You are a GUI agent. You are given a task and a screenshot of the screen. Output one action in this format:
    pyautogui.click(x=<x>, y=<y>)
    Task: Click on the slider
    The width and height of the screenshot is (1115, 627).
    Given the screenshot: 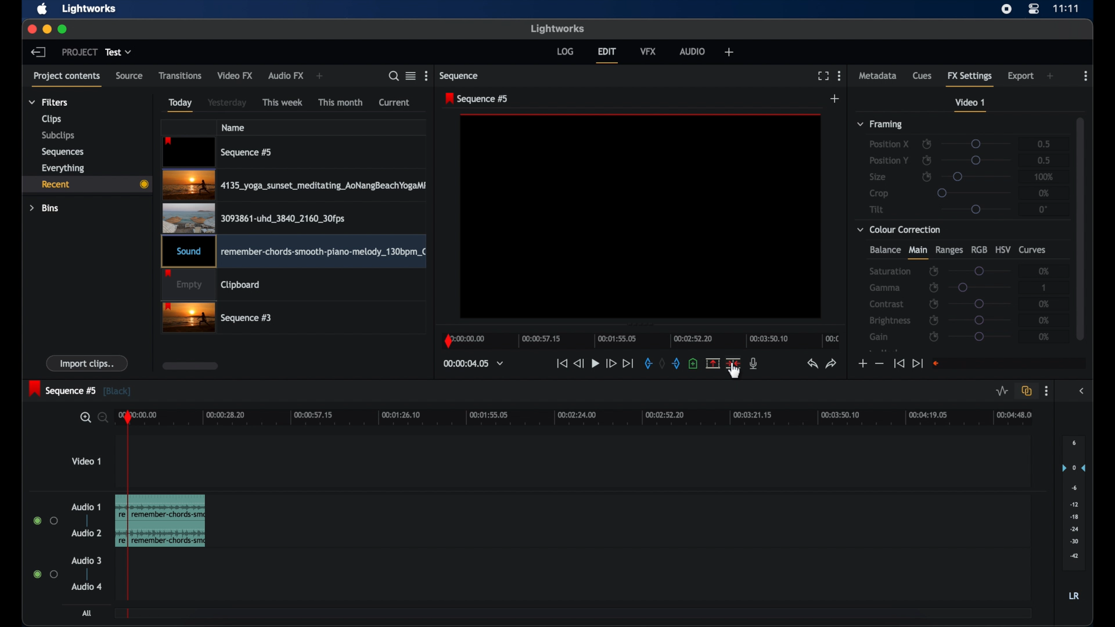 What is the action you would take?
    pyautogui.click(x=979, y=160)
    